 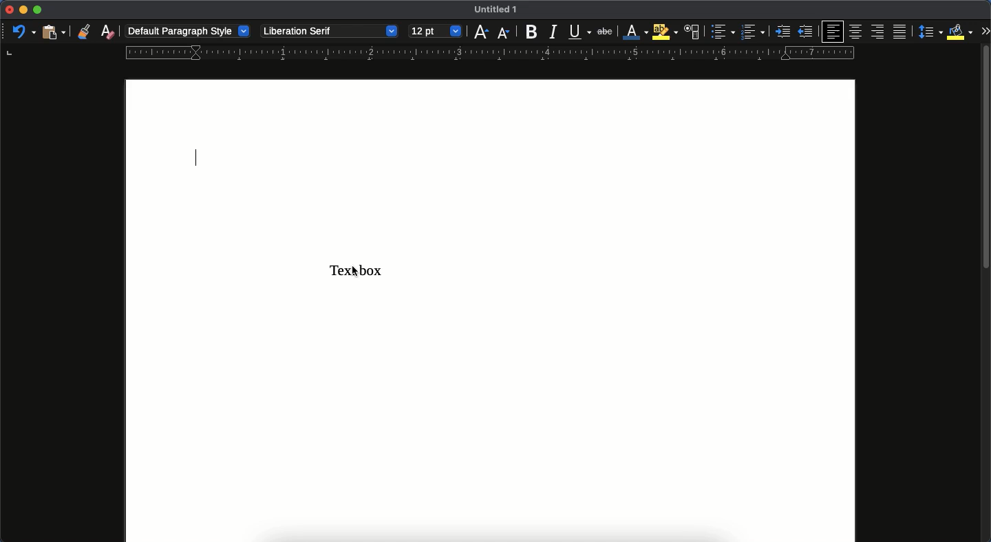 I want to click on 12 pt - font size, so click(x=436, y=30).